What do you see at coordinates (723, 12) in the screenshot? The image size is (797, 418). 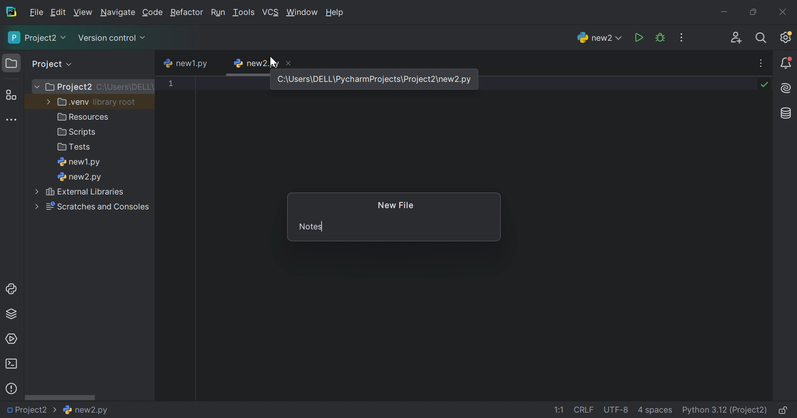 I see `Minimize` at bounding box center [723, 12].